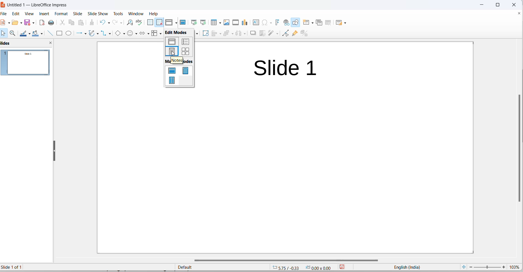 Image resolution: width=523 pixels, height=272 pixels. I want to click on hover text, so click(177, 60).